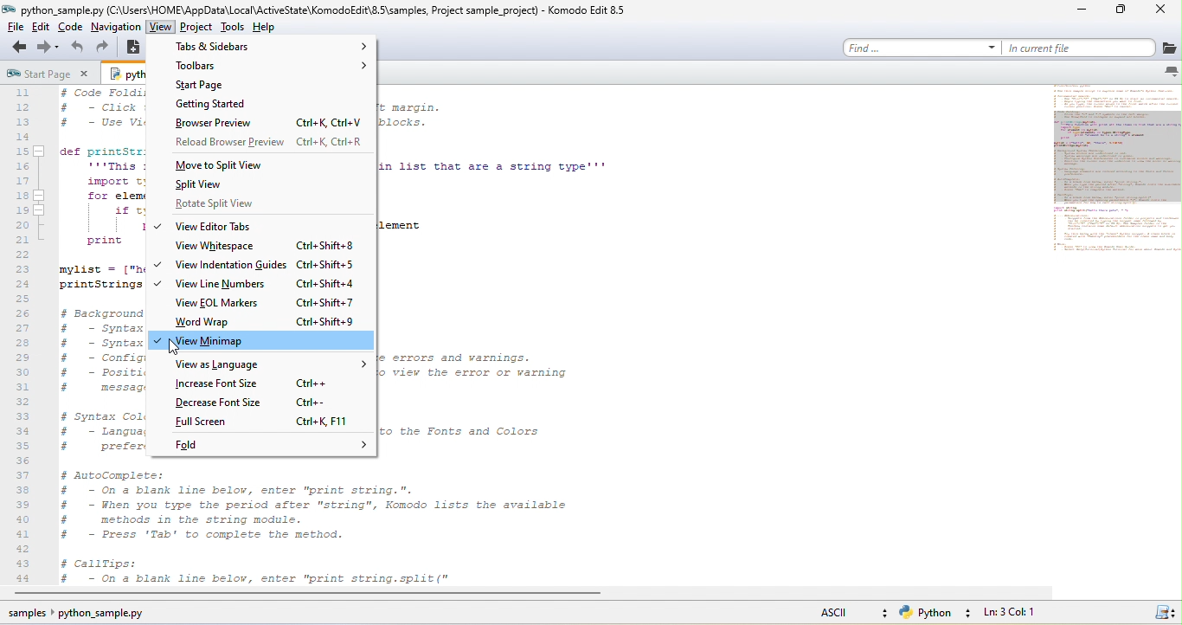 Image resolution: width=1182 pixels, height=625 pixels. Describe the element at coordinates (1025, 614) in the screenshot. I see `ln3, col 1` at that location.